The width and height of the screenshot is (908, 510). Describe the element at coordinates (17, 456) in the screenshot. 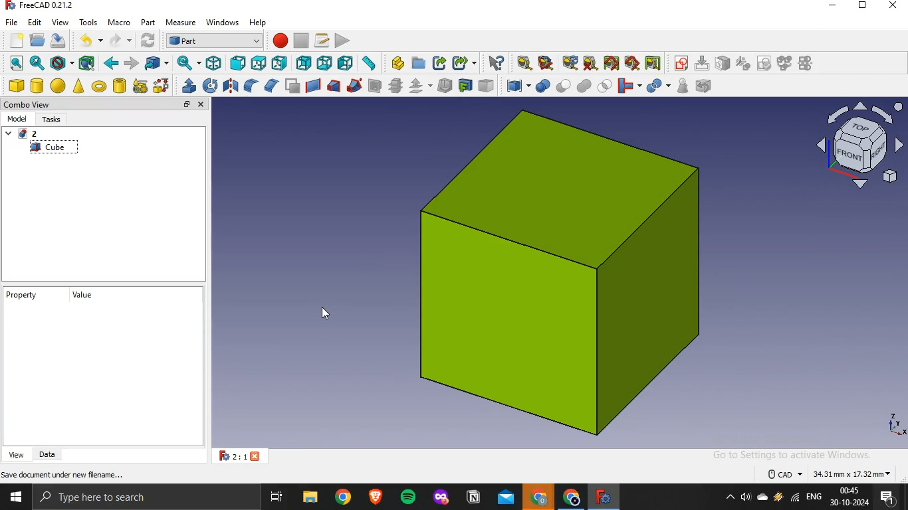

I see `view` at that location.